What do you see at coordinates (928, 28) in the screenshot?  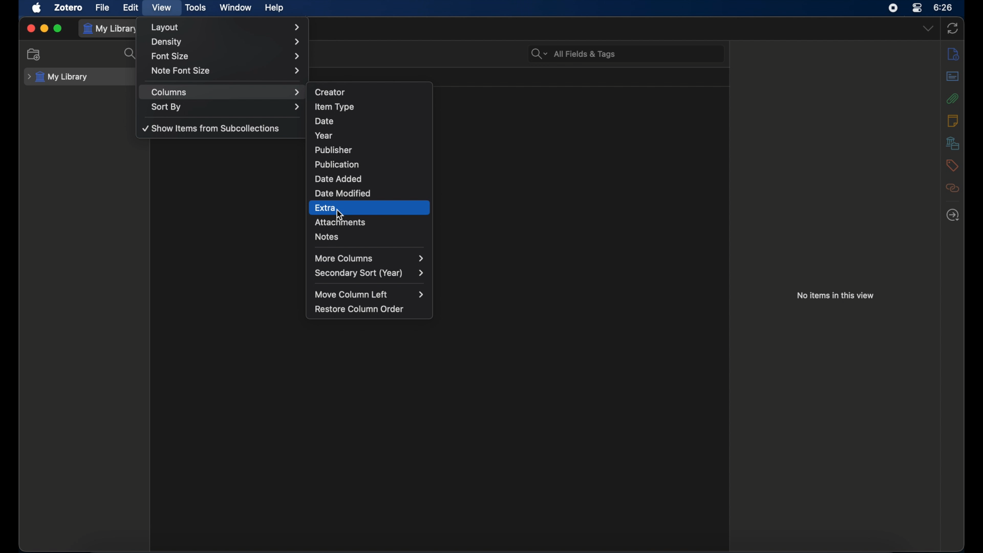 I see `dropdown` at bounding box center [928, 28].